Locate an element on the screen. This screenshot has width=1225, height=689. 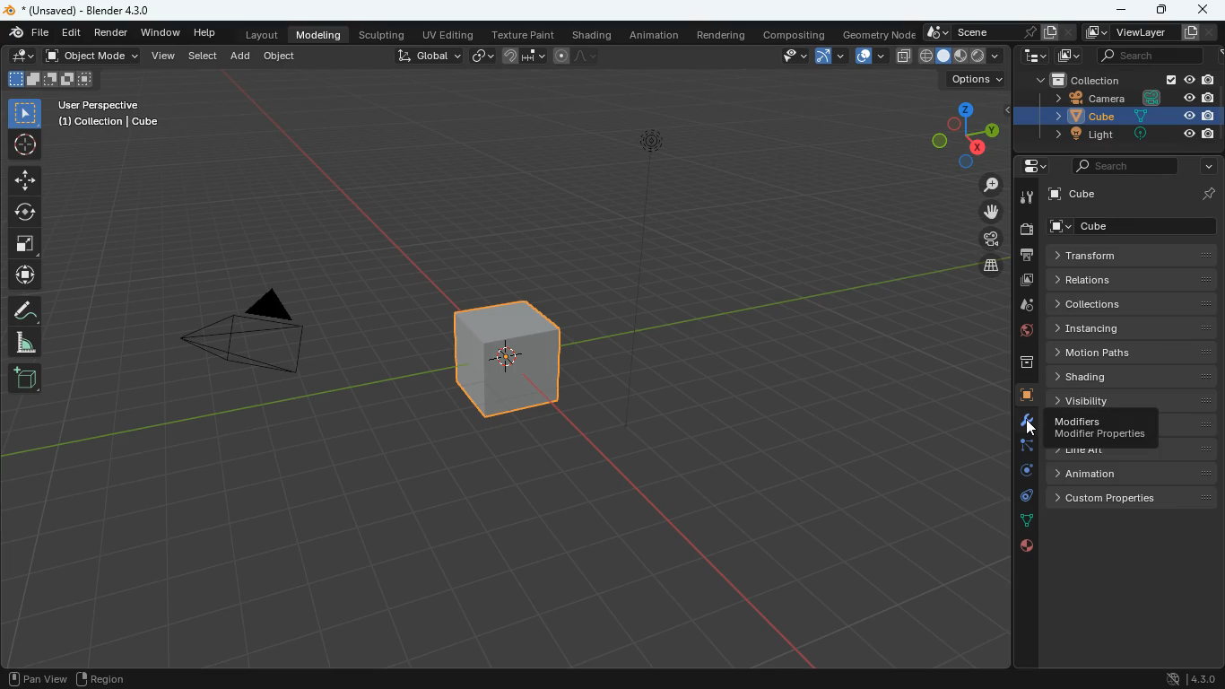
move is located at coordinates (978, 212).